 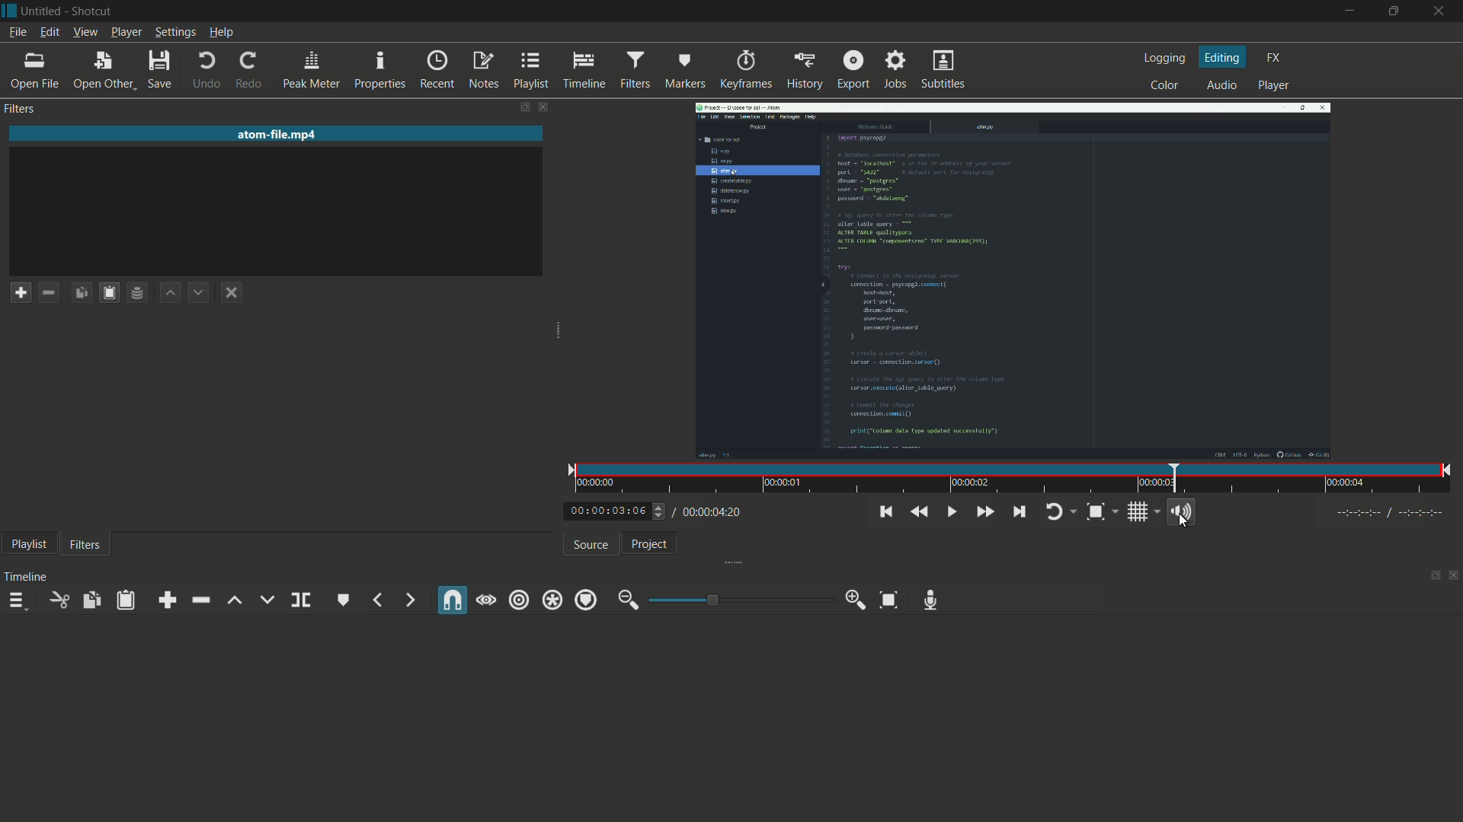 What do you see at coordinates (1013, 282) in the screenshot?
I see `imported video` at bounding box center [1013, 282].